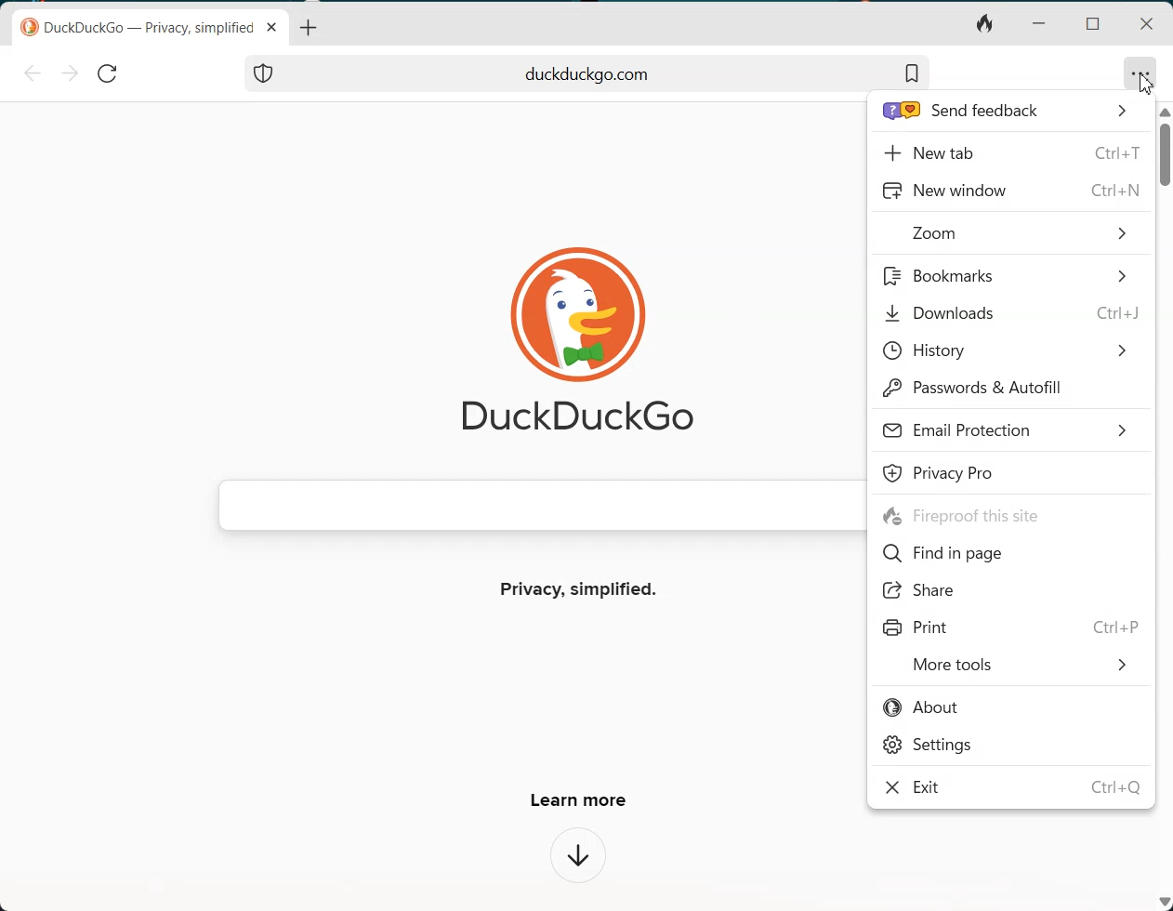 The width and height of the screenshot is (1173, 911). What do you see at coordinates (1010, 788) in the screenshot?
I see `Exit` at bounding box center [1010, 788].